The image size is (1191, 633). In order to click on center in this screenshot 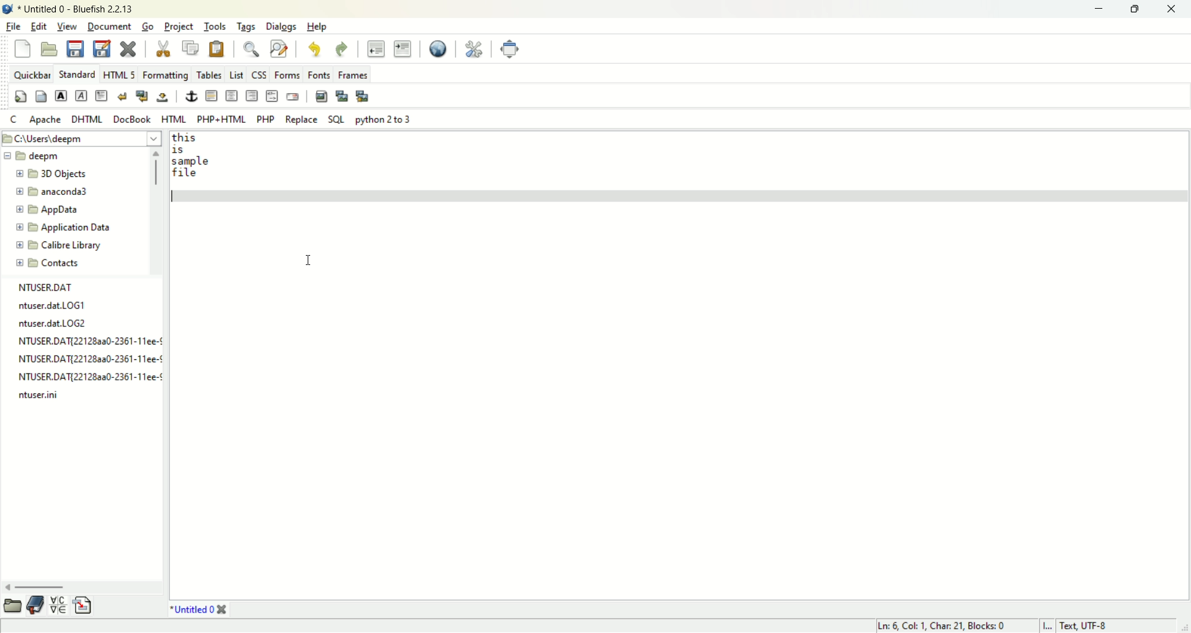, I will do `click(231, 96)`.